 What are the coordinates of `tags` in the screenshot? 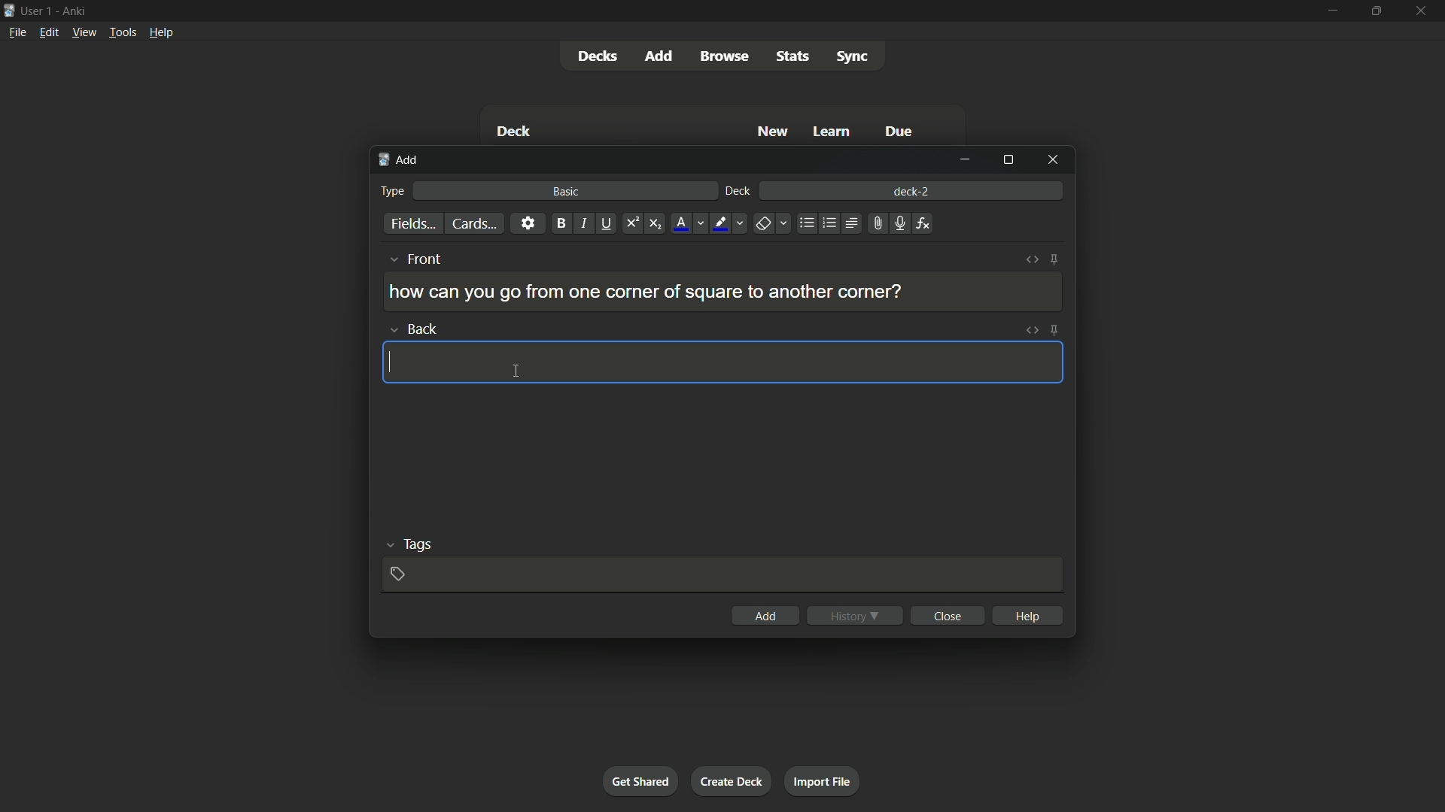 It's located at (405, 544).